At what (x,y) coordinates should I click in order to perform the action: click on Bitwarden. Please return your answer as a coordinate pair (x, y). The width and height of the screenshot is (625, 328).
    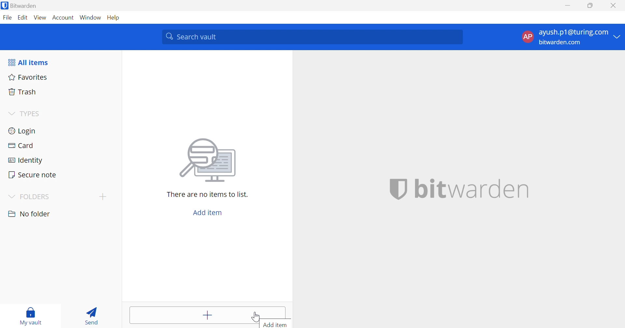
    Looking at the image, I should click on (20, 6).